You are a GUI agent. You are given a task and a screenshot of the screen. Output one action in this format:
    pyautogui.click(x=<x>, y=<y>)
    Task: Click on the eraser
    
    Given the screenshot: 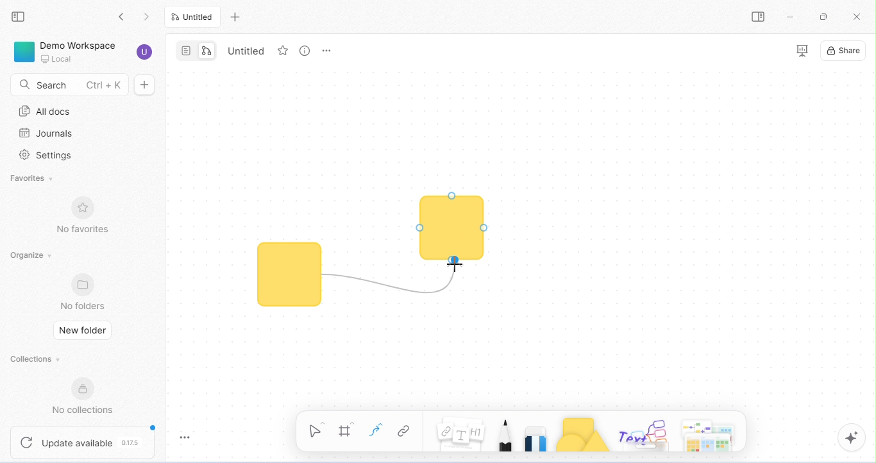 What is the action you would take?
    pyautogui.click(x=537, y=434)
    